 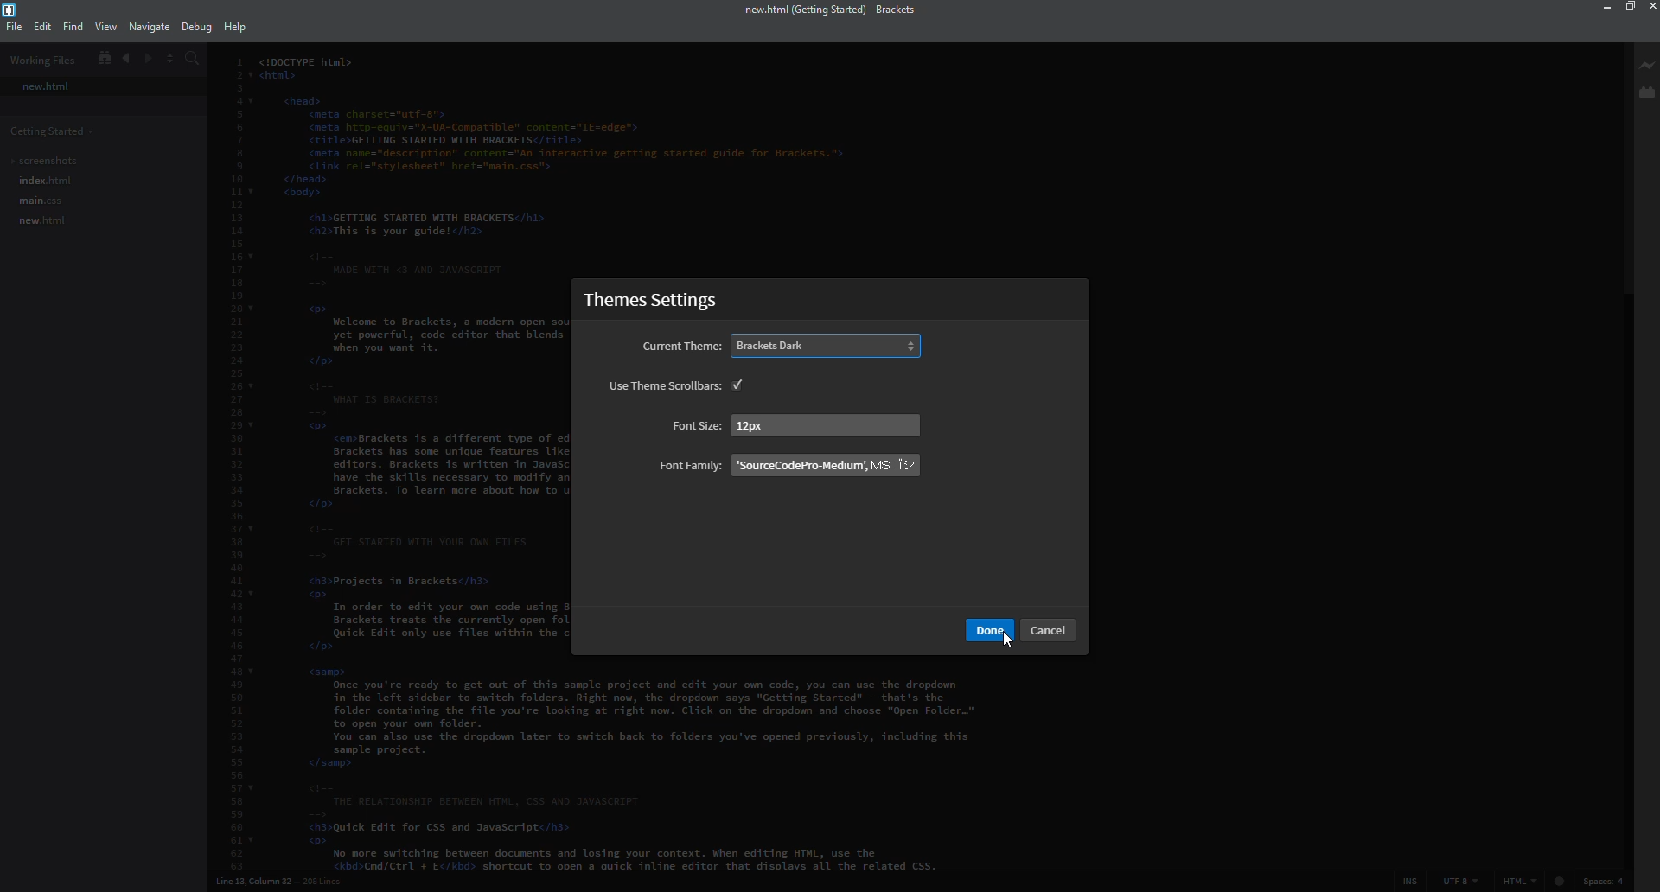 What do you see at coordinates (45, 86) in the screenshot?
I see `new` at bounding box center [45, 86].